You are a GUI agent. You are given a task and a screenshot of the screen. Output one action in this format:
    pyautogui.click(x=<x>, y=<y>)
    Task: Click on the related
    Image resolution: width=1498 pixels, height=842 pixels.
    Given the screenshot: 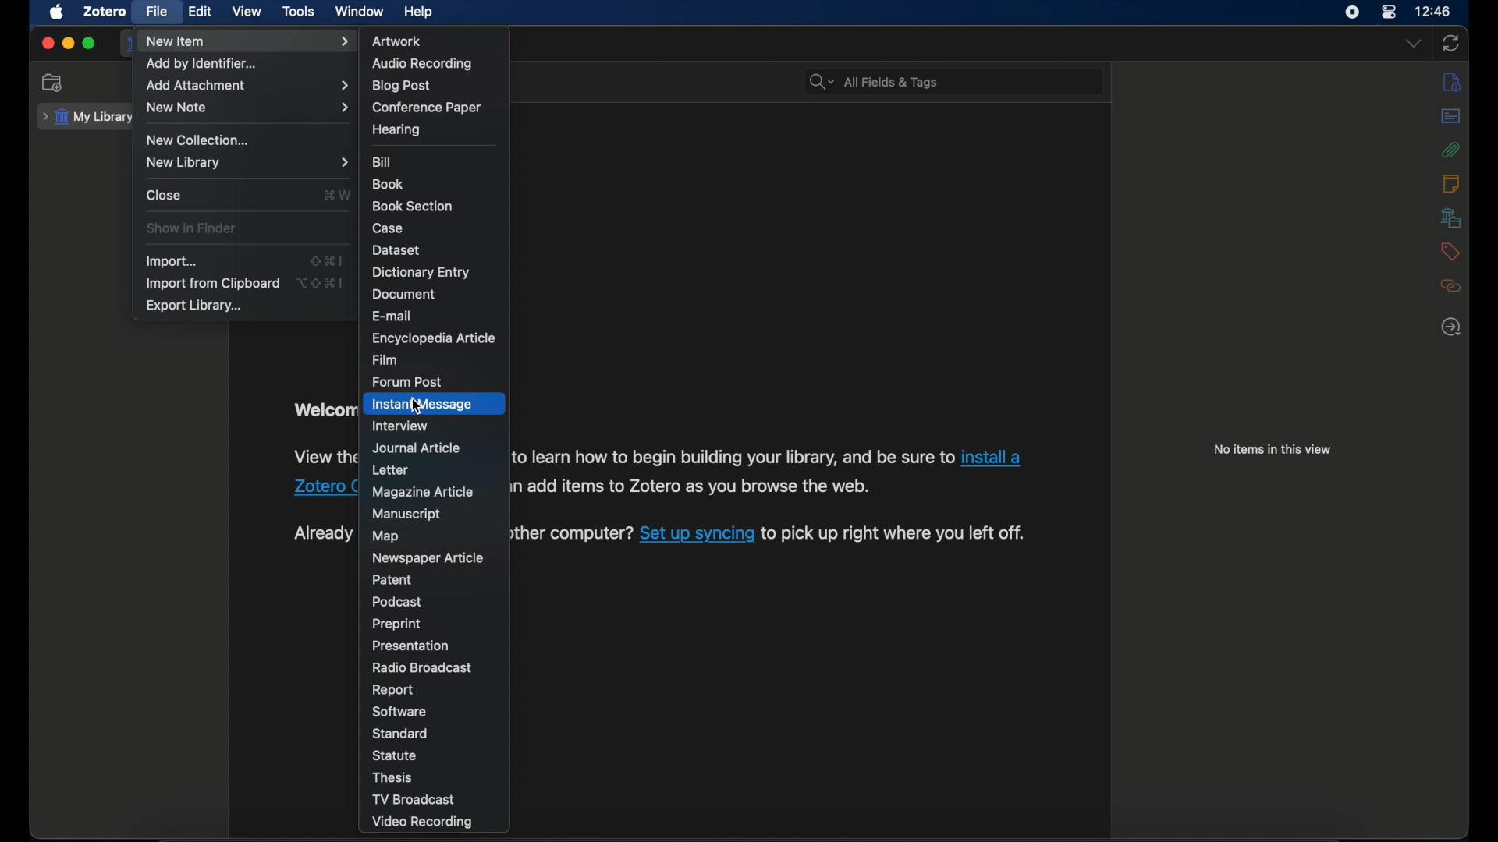 What is the action you would take?
    pyautogui.click(x=1452, y=286)
    